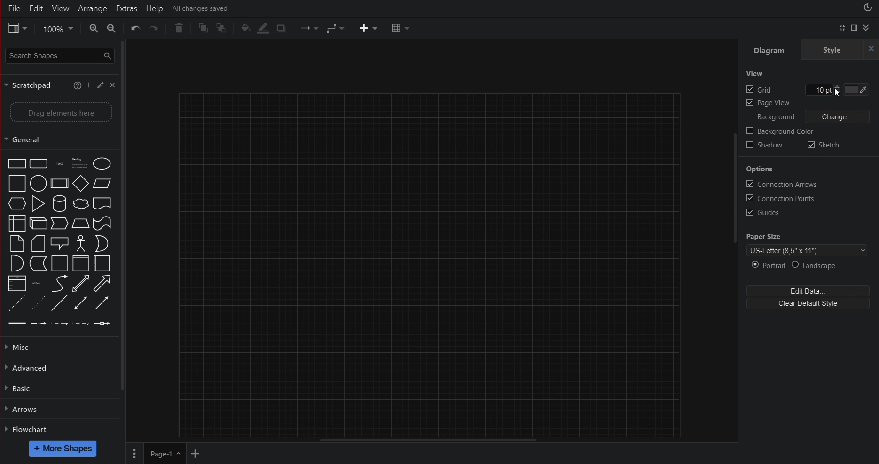 The image size is (879, 464). Describe the element at coordinates (13, 8) in the screenshot. I see `File ` at that location.